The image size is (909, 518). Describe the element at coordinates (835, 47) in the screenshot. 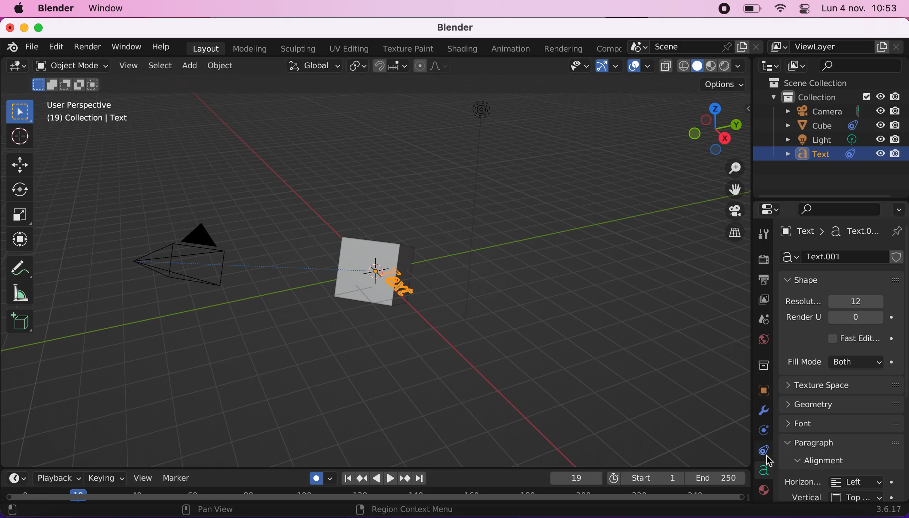

I see `viewlayer` at that location.